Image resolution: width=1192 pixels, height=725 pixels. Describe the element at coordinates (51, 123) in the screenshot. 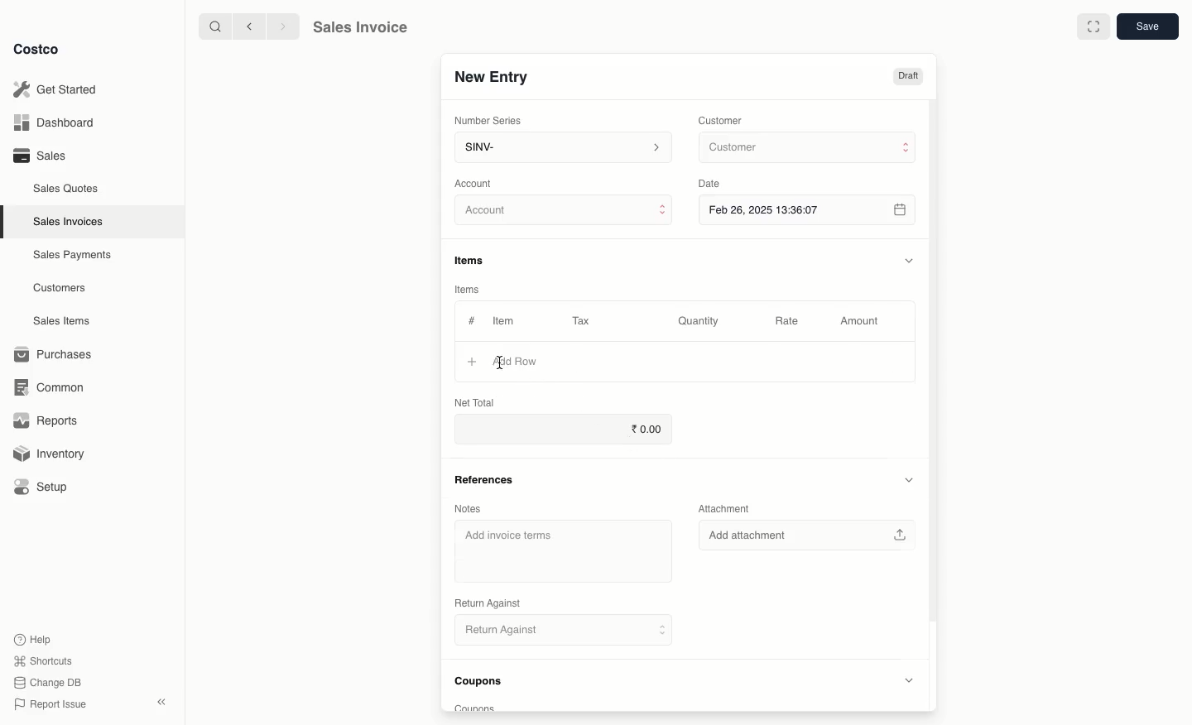

I see `Dashboard` at that location.